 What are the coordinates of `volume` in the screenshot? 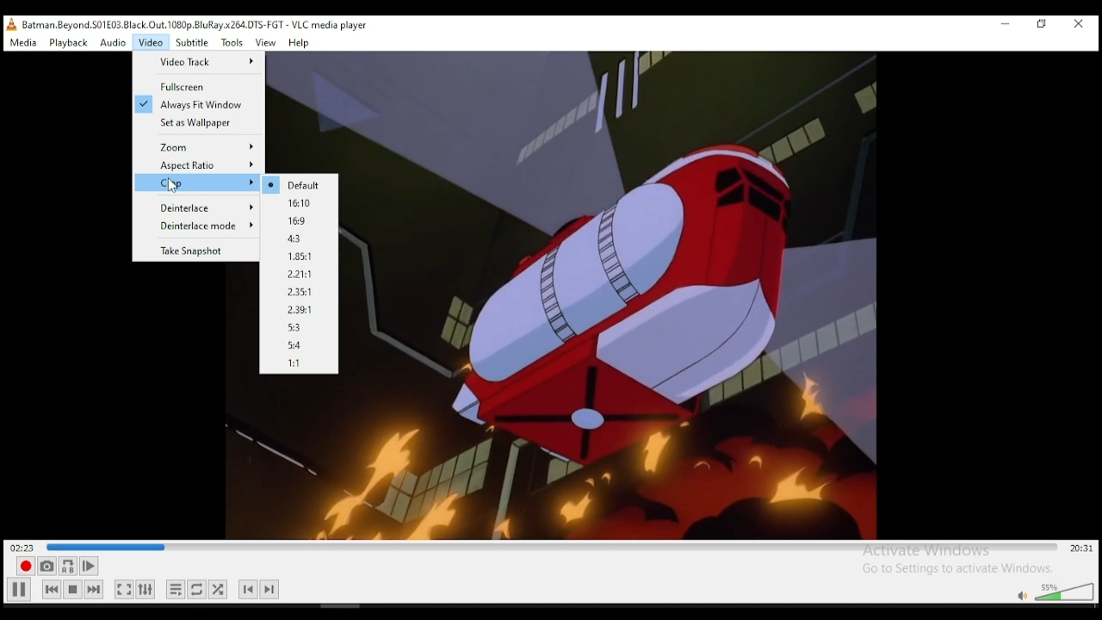 It's located at (1064, 591).